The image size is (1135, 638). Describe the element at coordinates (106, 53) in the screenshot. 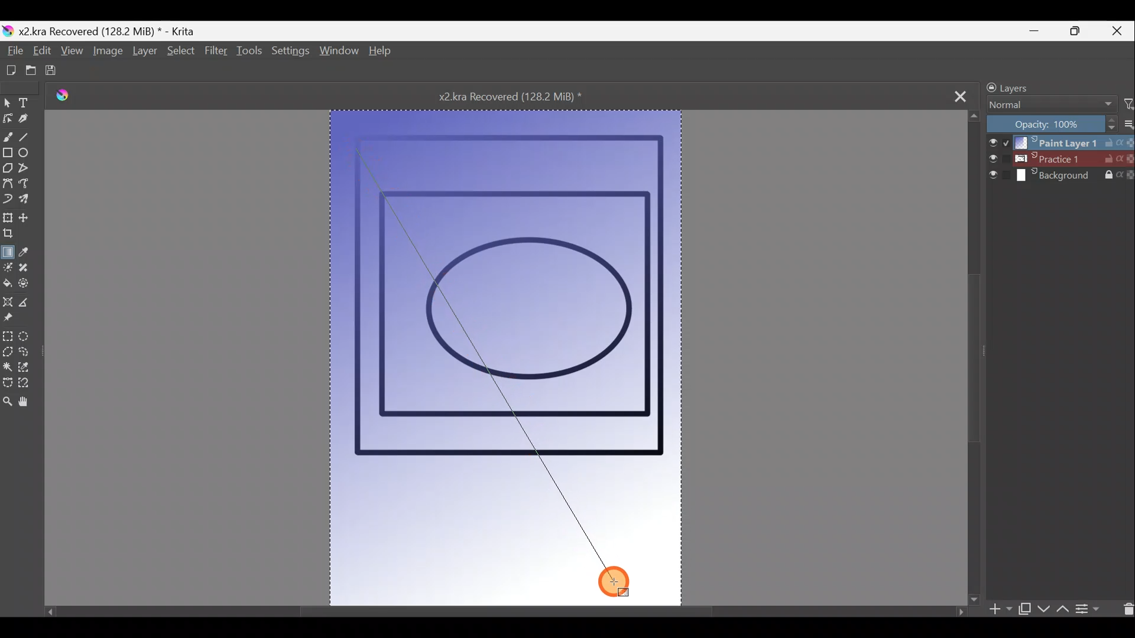

I see `Image` at that location.